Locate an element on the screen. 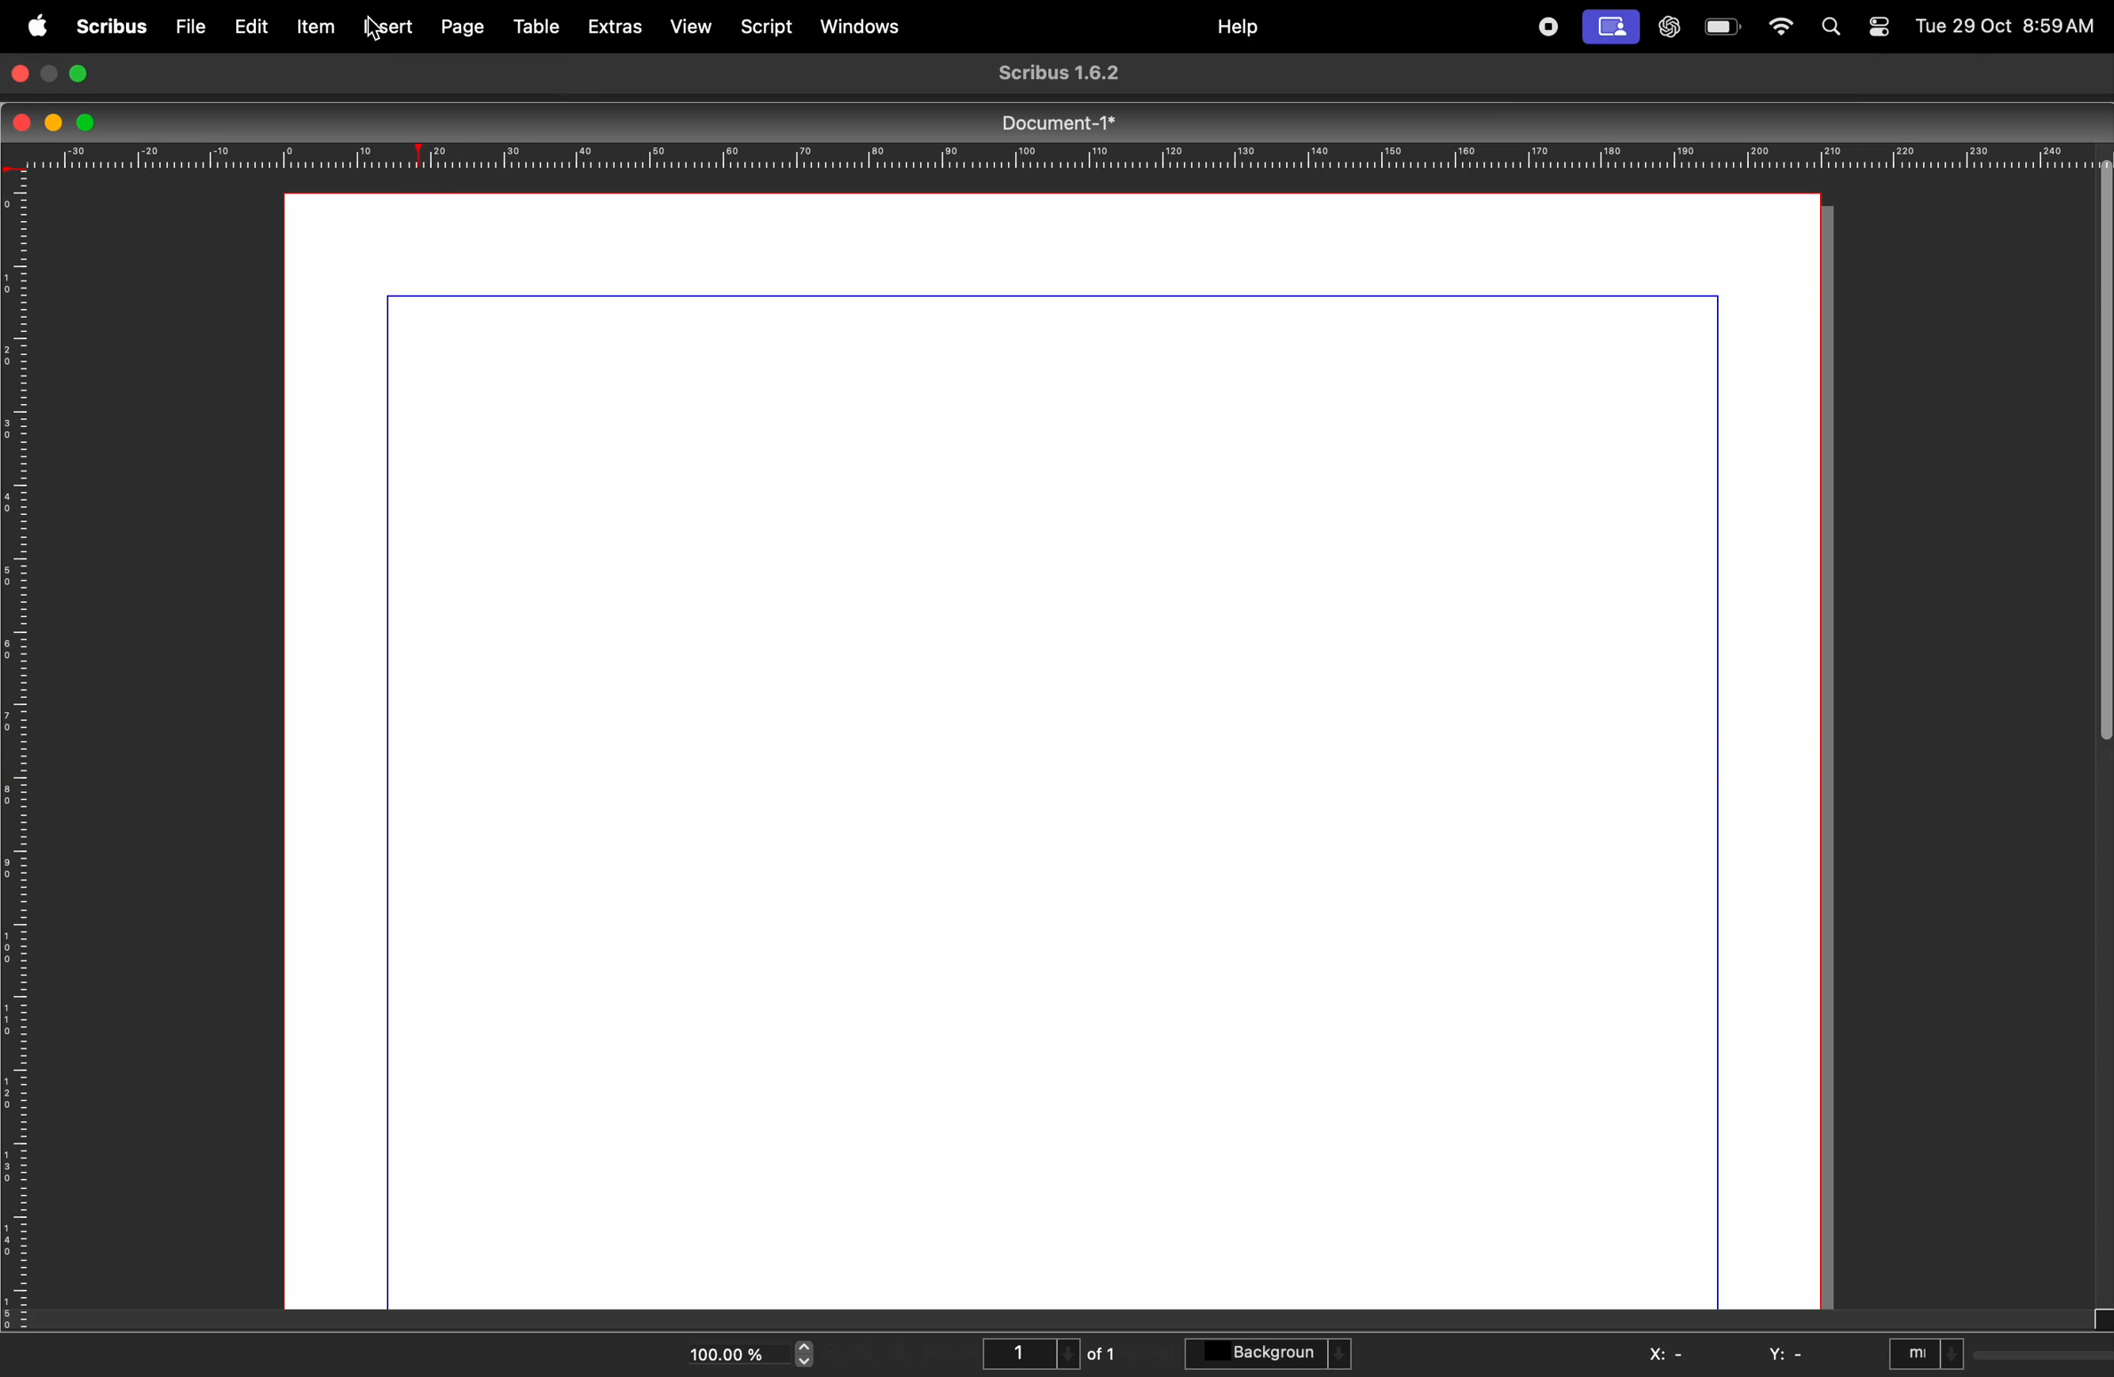 Image resolution: width=2114 pixels, height=1377 pixels. table is located at coordinates (534, 22).